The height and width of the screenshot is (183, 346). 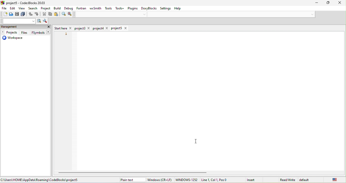 I want to click on file, so click(x=4, y=9).